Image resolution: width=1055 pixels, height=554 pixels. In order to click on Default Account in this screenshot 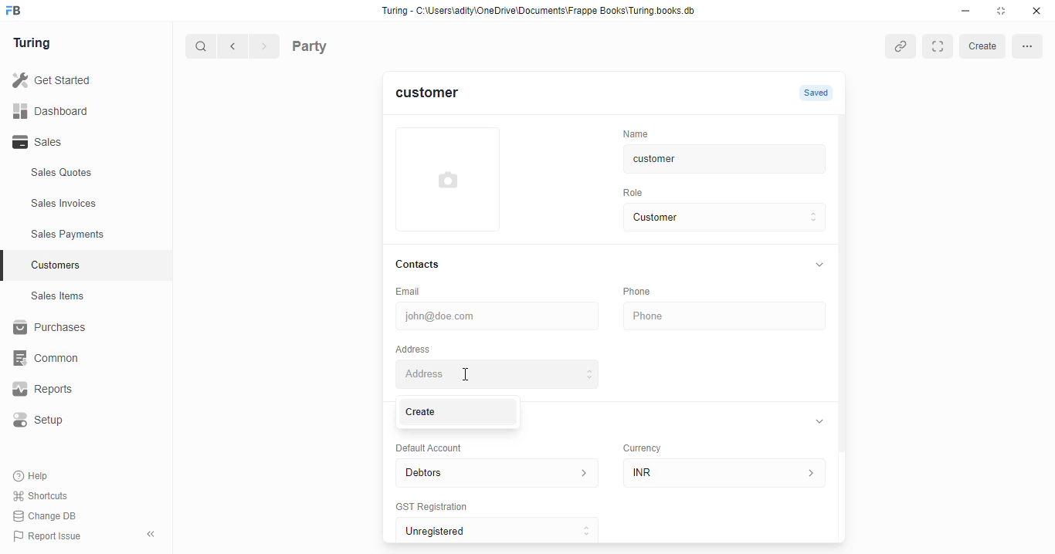, I will do `click(436, 449)`.